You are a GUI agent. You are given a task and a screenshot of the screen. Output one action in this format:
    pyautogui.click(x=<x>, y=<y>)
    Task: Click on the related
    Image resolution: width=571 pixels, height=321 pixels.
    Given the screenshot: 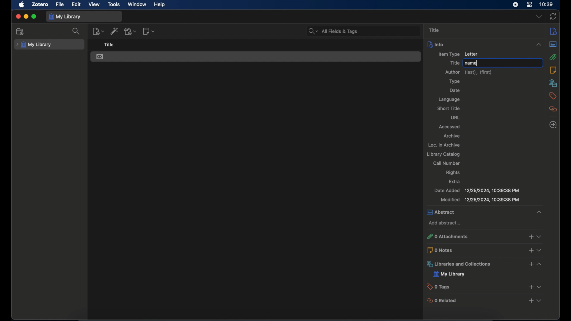 What is the action you would take?
    pyautogui.click(x=553, y=109)
    